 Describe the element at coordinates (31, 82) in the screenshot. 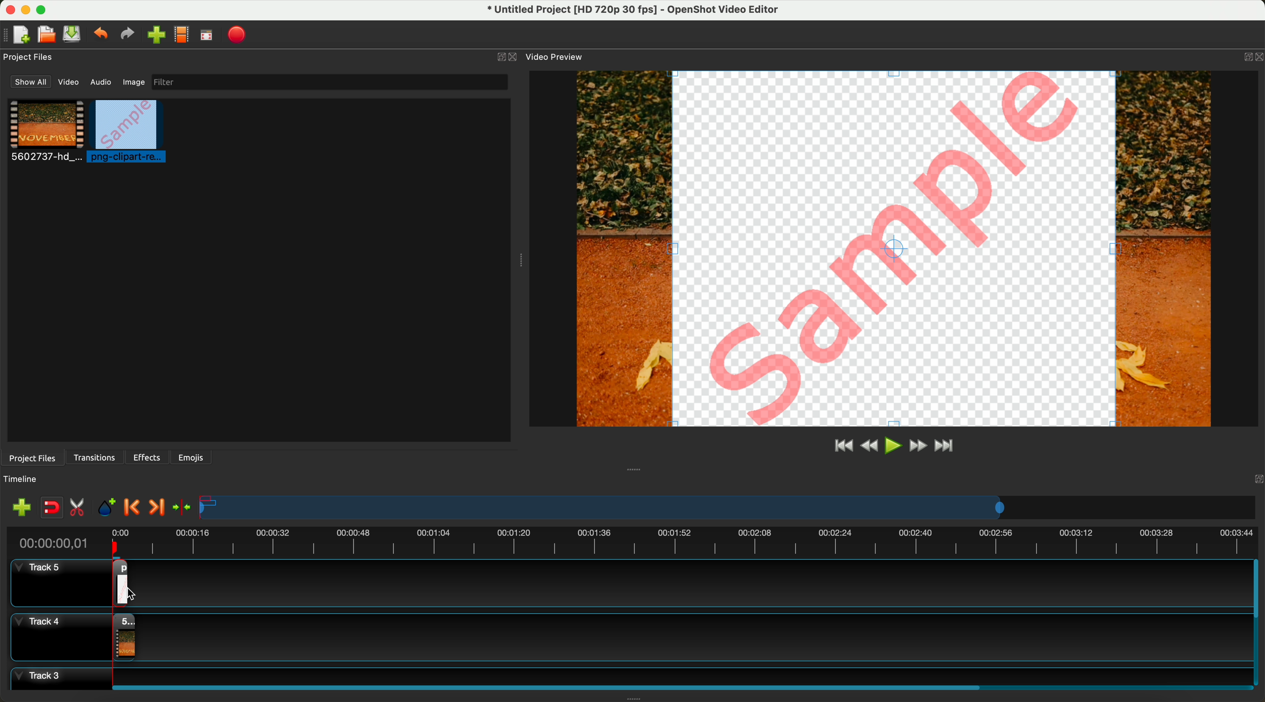

I see `show all` at that location.